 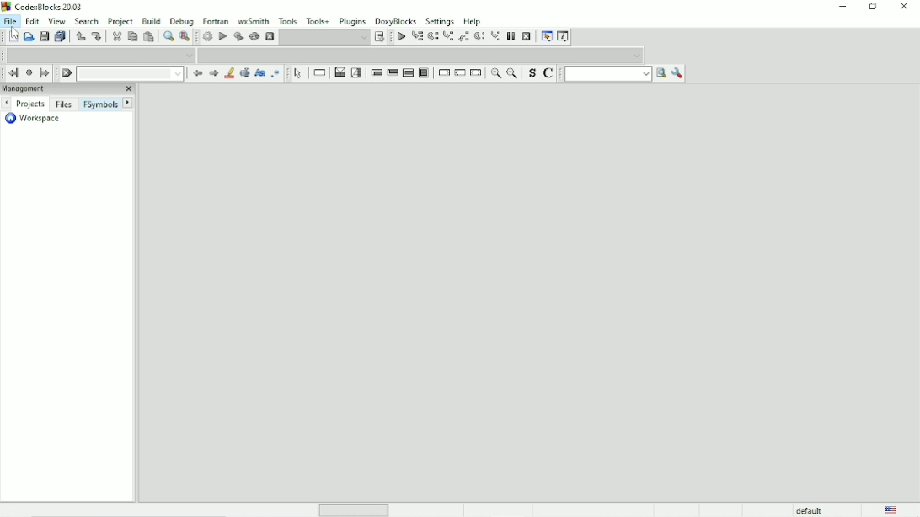 I want to click on Zoom in, so click(x=495, y=73).